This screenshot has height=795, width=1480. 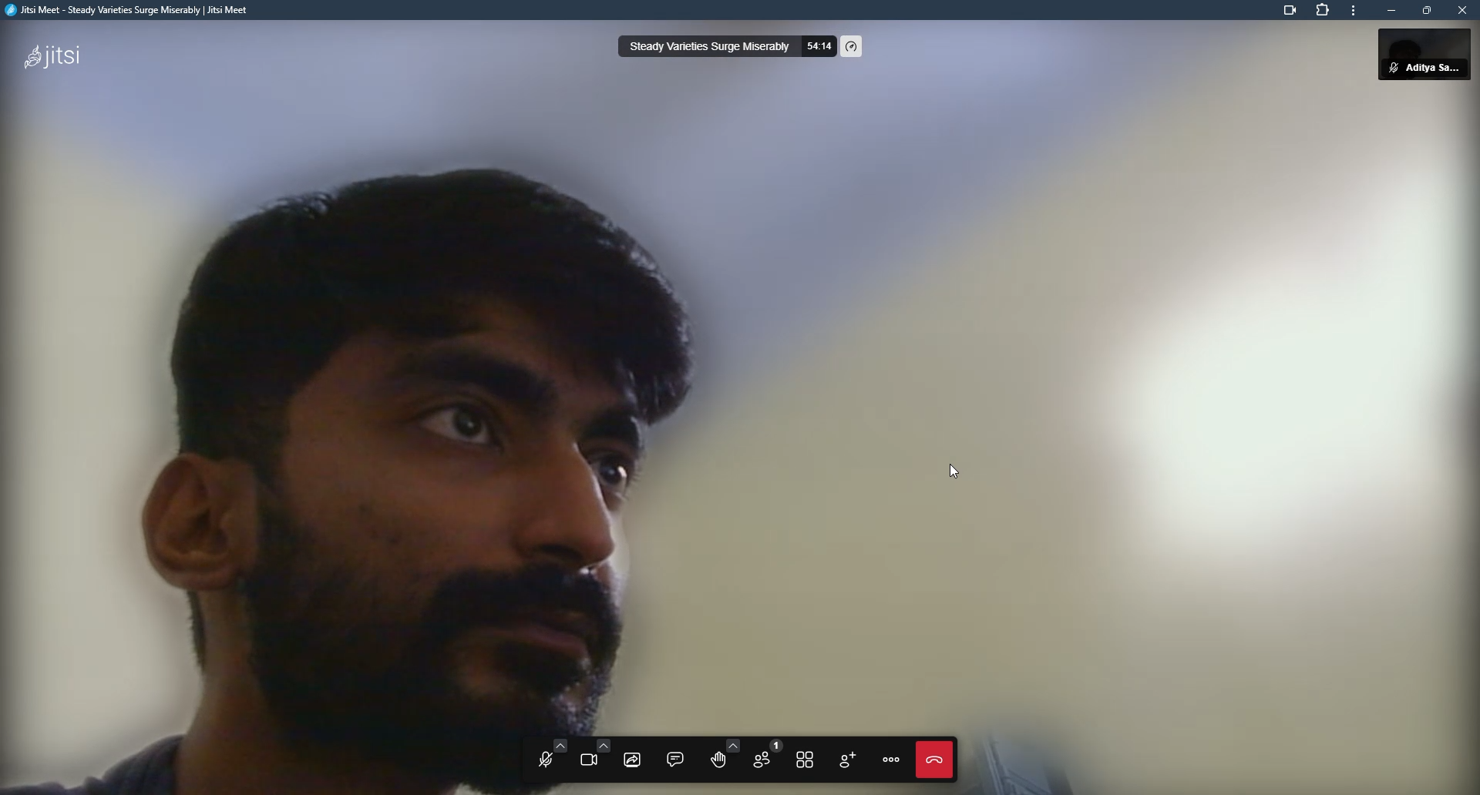 What do you see at coordinates (632, 759) in the screenshot?
I see `share screen` at bounding box center [632, 759].